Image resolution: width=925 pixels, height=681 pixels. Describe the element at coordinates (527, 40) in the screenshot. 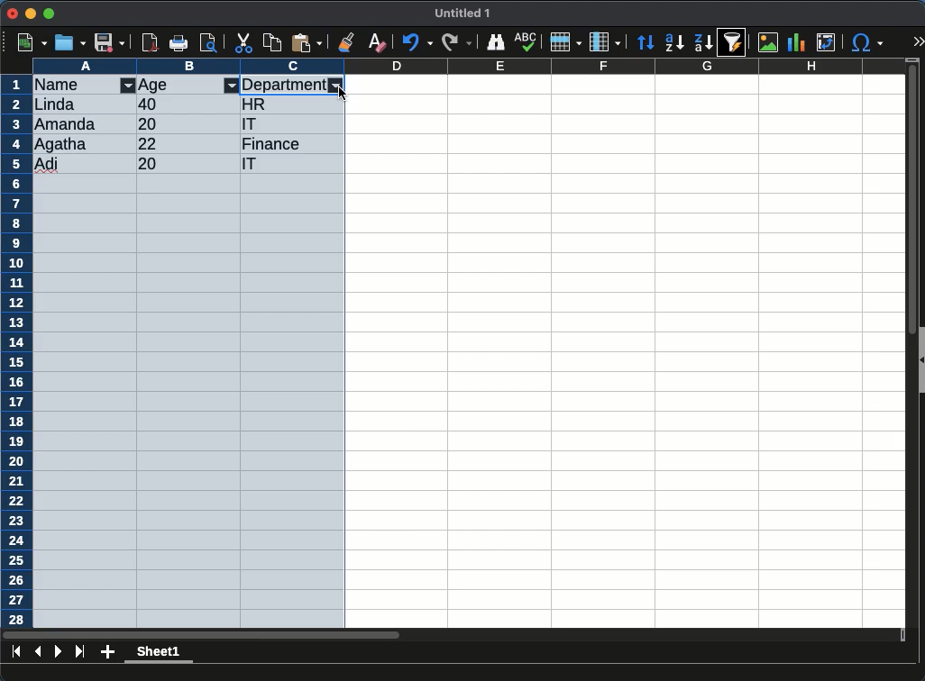

I see `spell check` at that location.